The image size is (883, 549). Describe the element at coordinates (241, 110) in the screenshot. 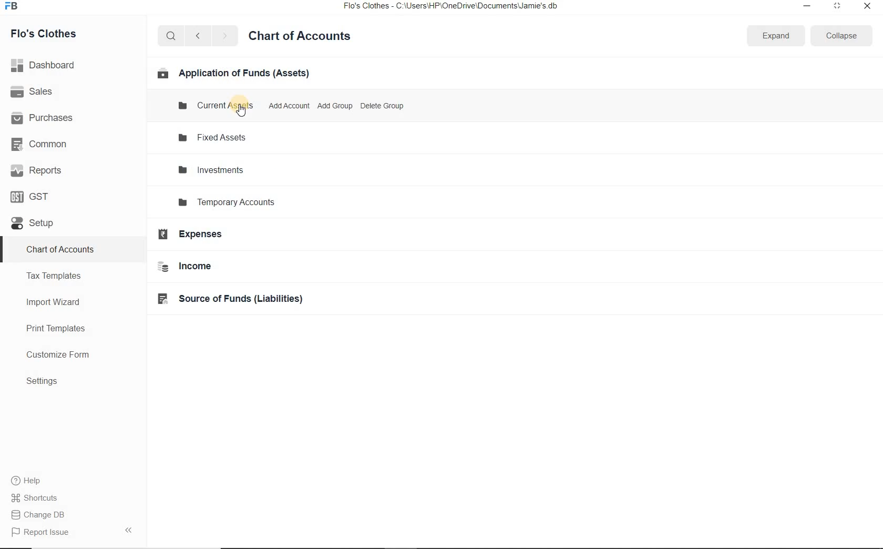

I see `cursor` at that location.